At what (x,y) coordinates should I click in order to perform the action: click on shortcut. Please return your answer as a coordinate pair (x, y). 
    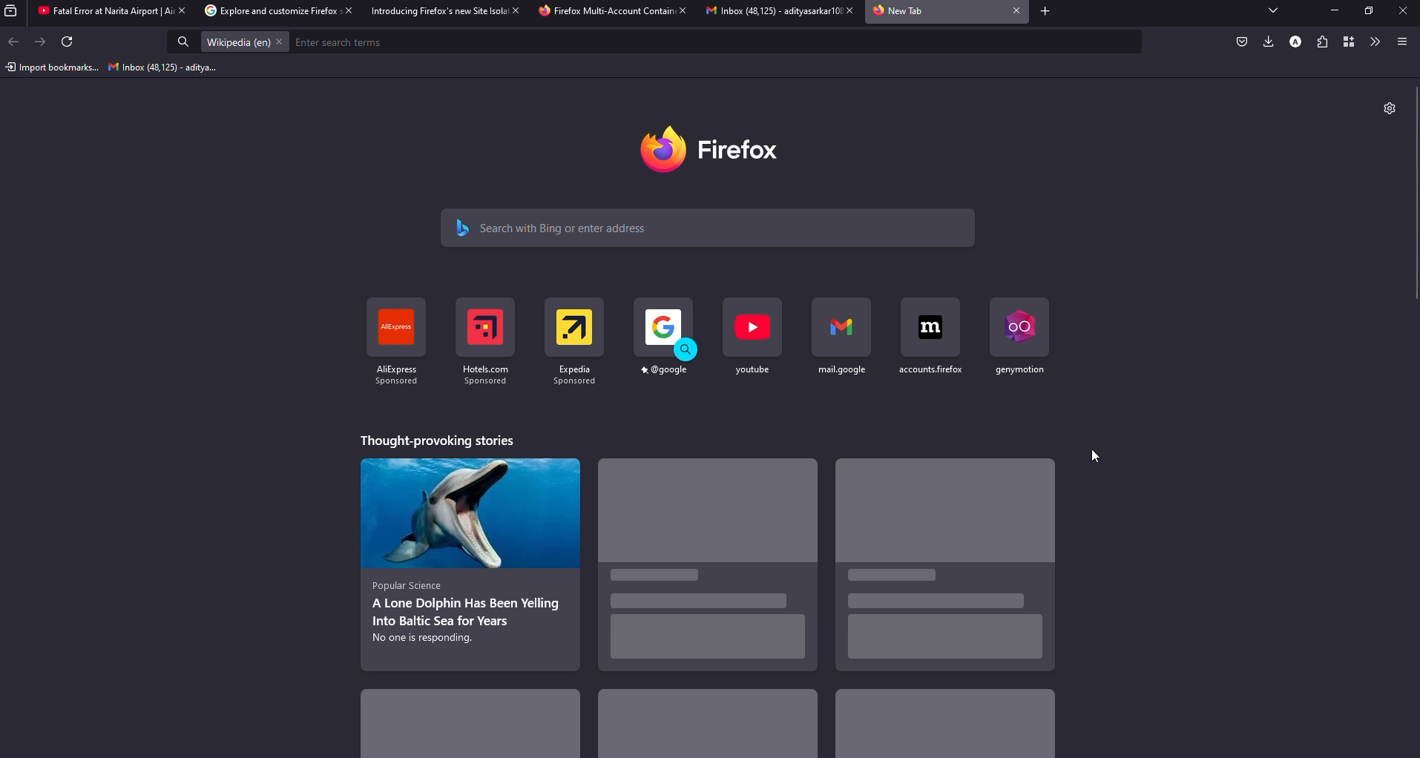
    Looking at the image, I should click on (842, 337).